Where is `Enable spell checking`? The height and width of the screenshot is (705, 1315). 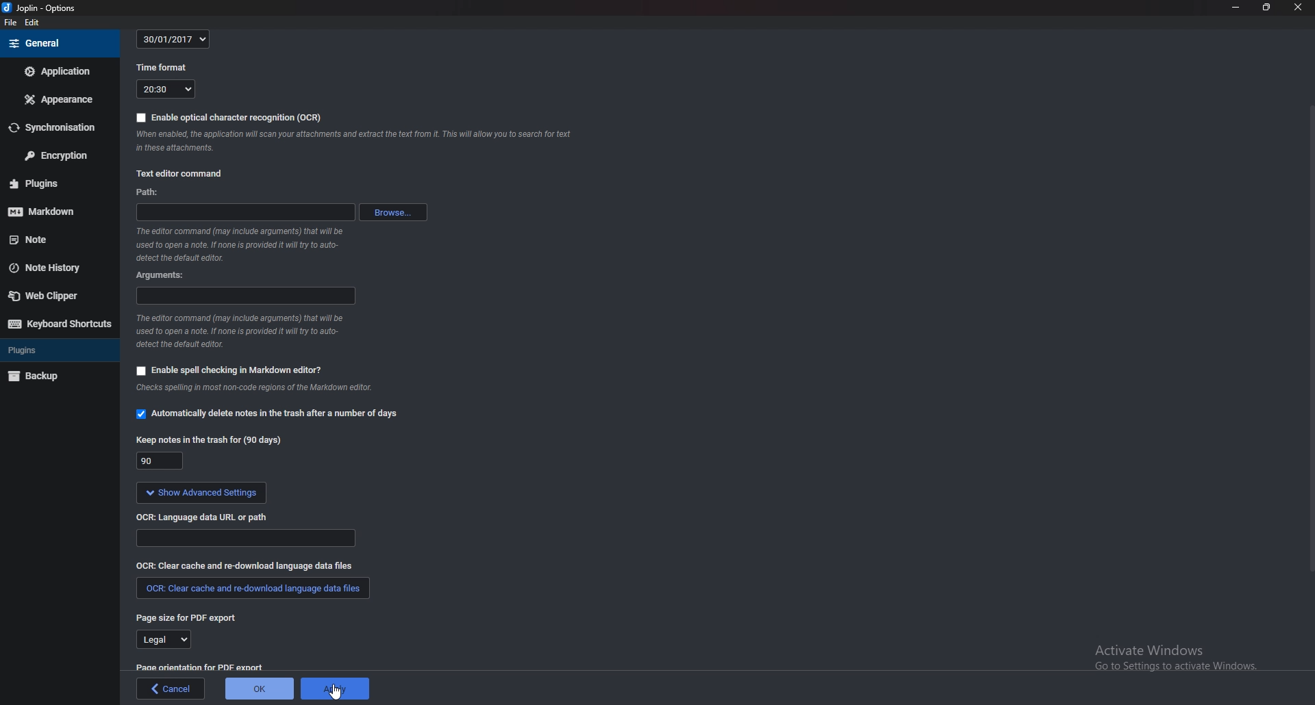
Enable spell checking is located at coordinates (231, 370).